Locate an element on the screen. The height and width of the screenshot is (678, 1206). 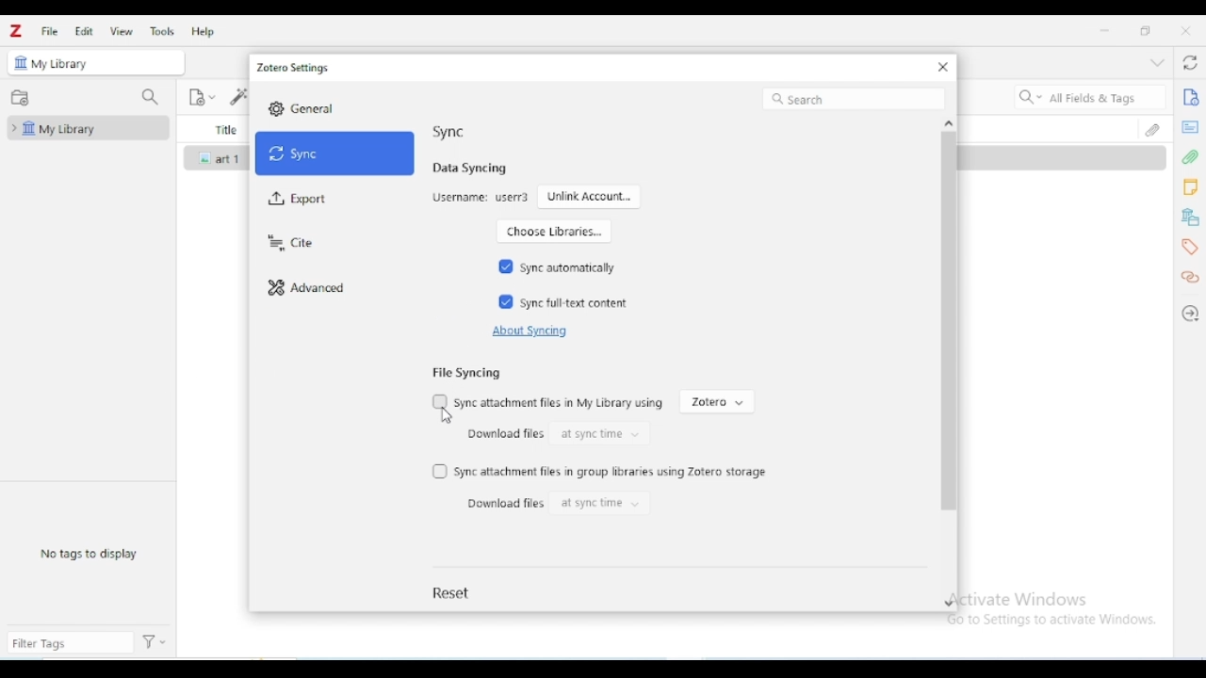
add item(s) by identifier is located at coordinates (236, 96).